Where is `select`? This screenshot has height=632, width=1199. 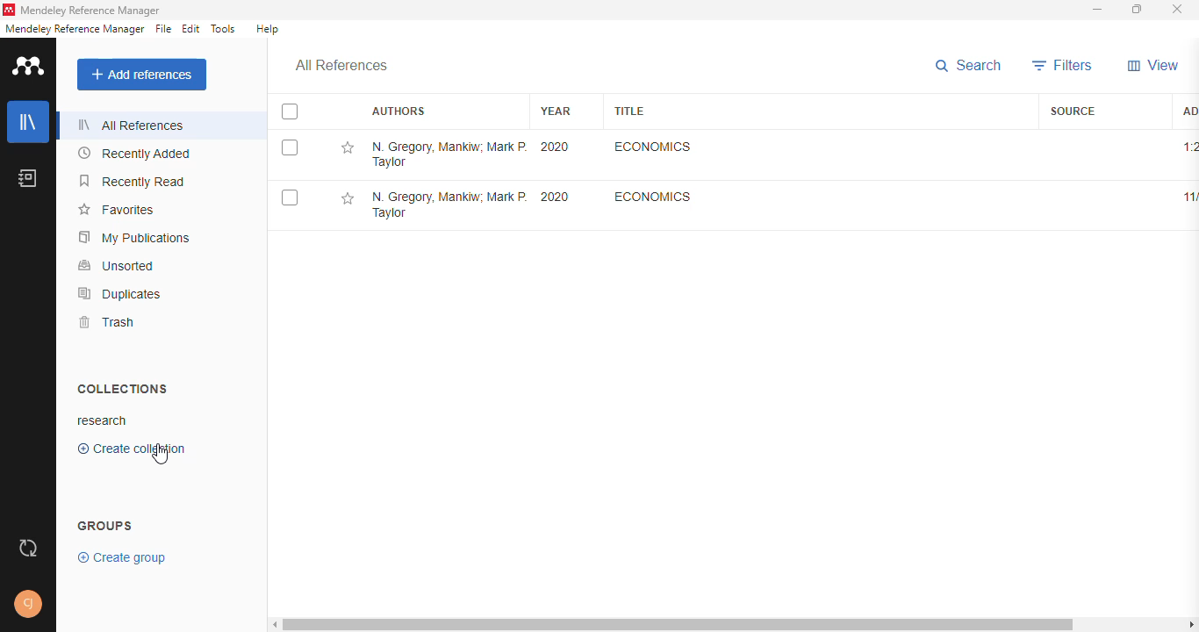 select is located at coordinates (290, 198).